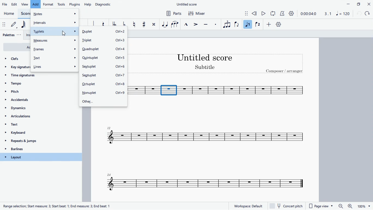 This screenshot has width=373, height=210. What do you see at coordinates (62, 4) in the screenshot?
I see `tools` at bounding box center [62, 4].